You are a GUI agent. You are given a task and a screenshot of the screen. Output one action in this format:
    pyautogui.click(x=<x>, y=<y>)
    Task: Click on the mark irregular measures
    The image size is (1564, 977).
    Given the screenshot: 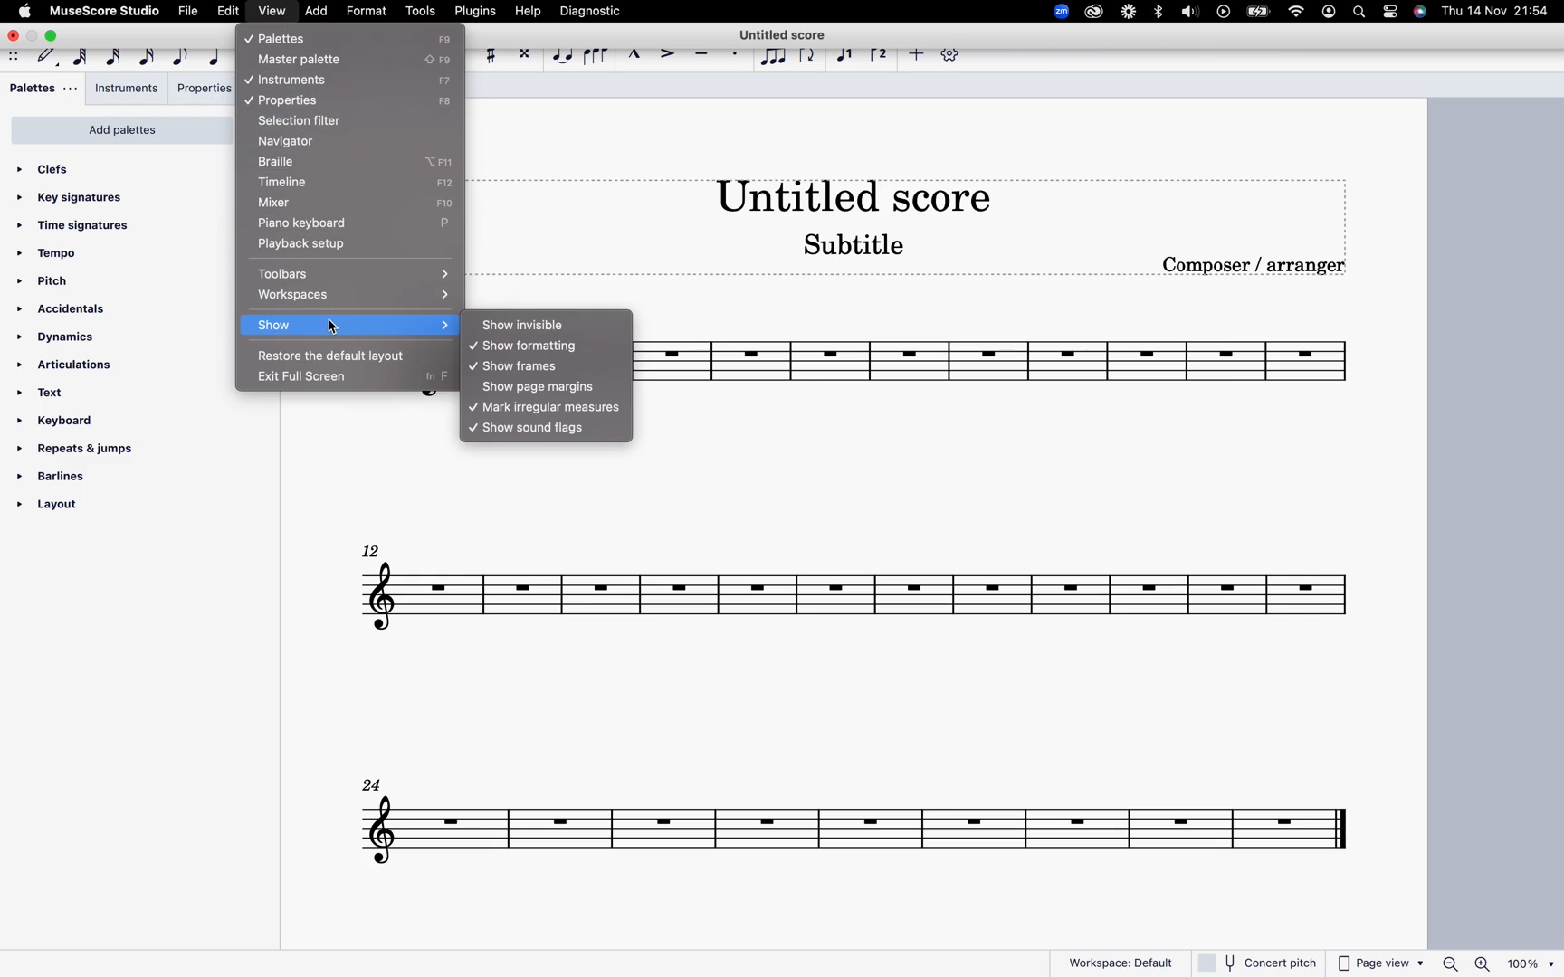 What is the action you would take?
    pyautogui.click(x=546, y=406)
    